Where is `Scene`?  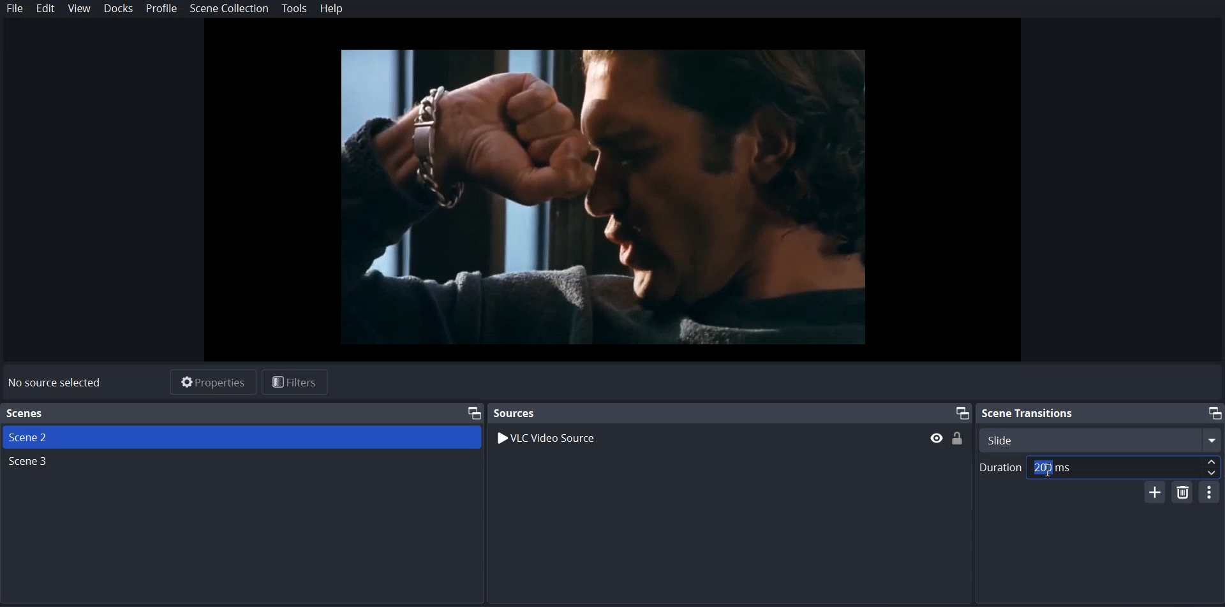
Scene is located at coordinates (31, 462).